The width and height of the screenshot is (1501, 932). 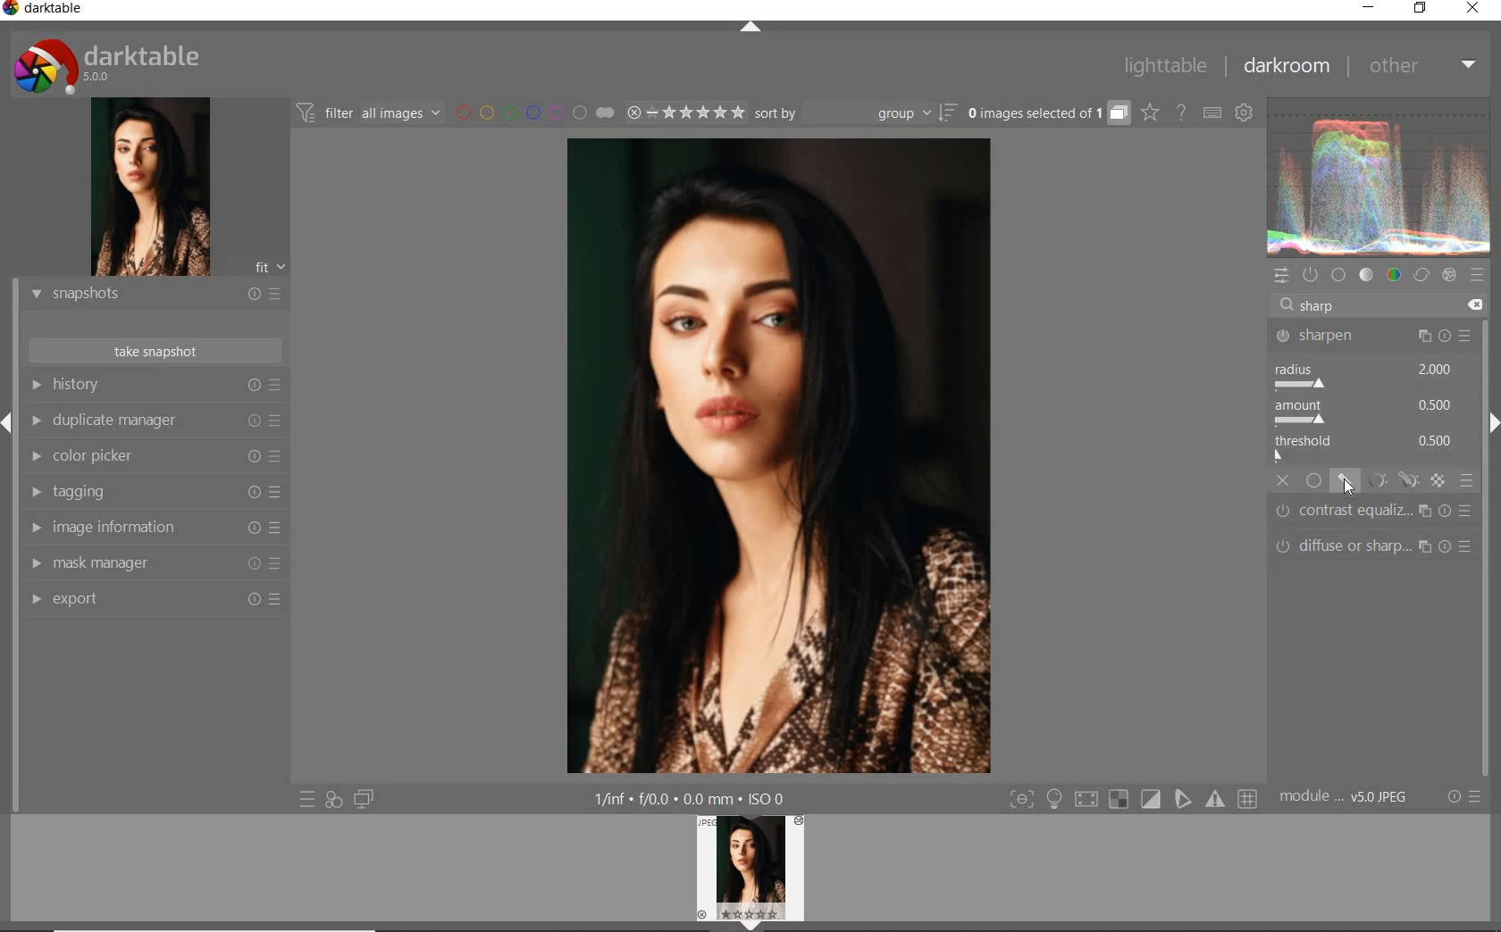 What do you see at coordinates (1313, 481) in the screenshot?
I see `uniformly` at bounding box center [1313, 481].